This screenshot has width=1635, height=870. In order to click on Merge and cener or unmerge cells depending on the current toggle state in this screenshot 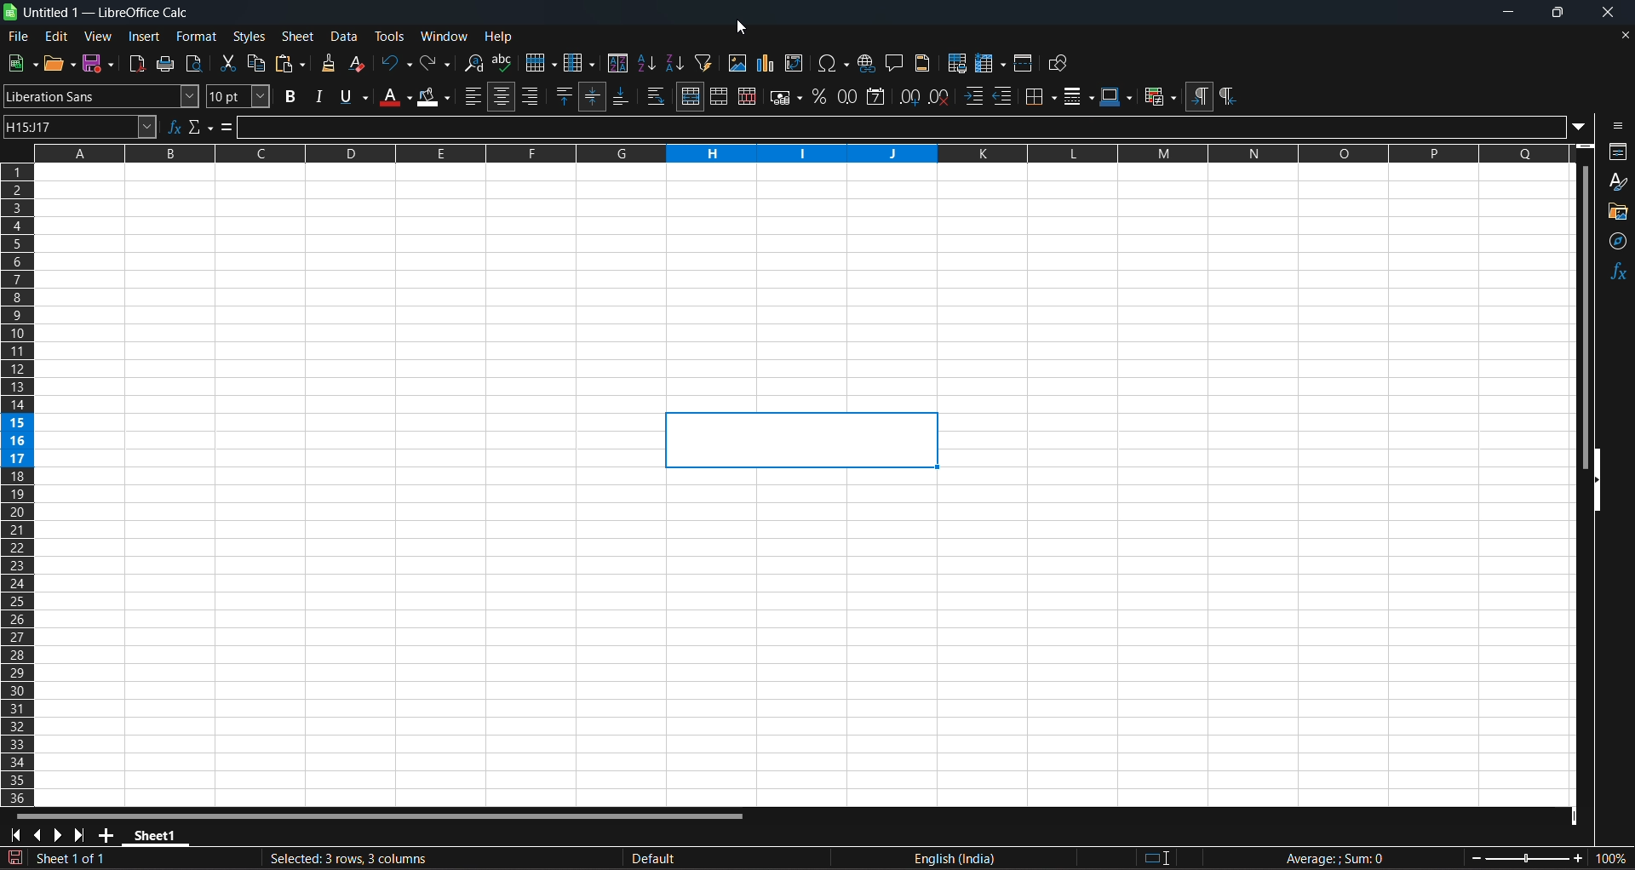, I will do `click(691, 97)`.